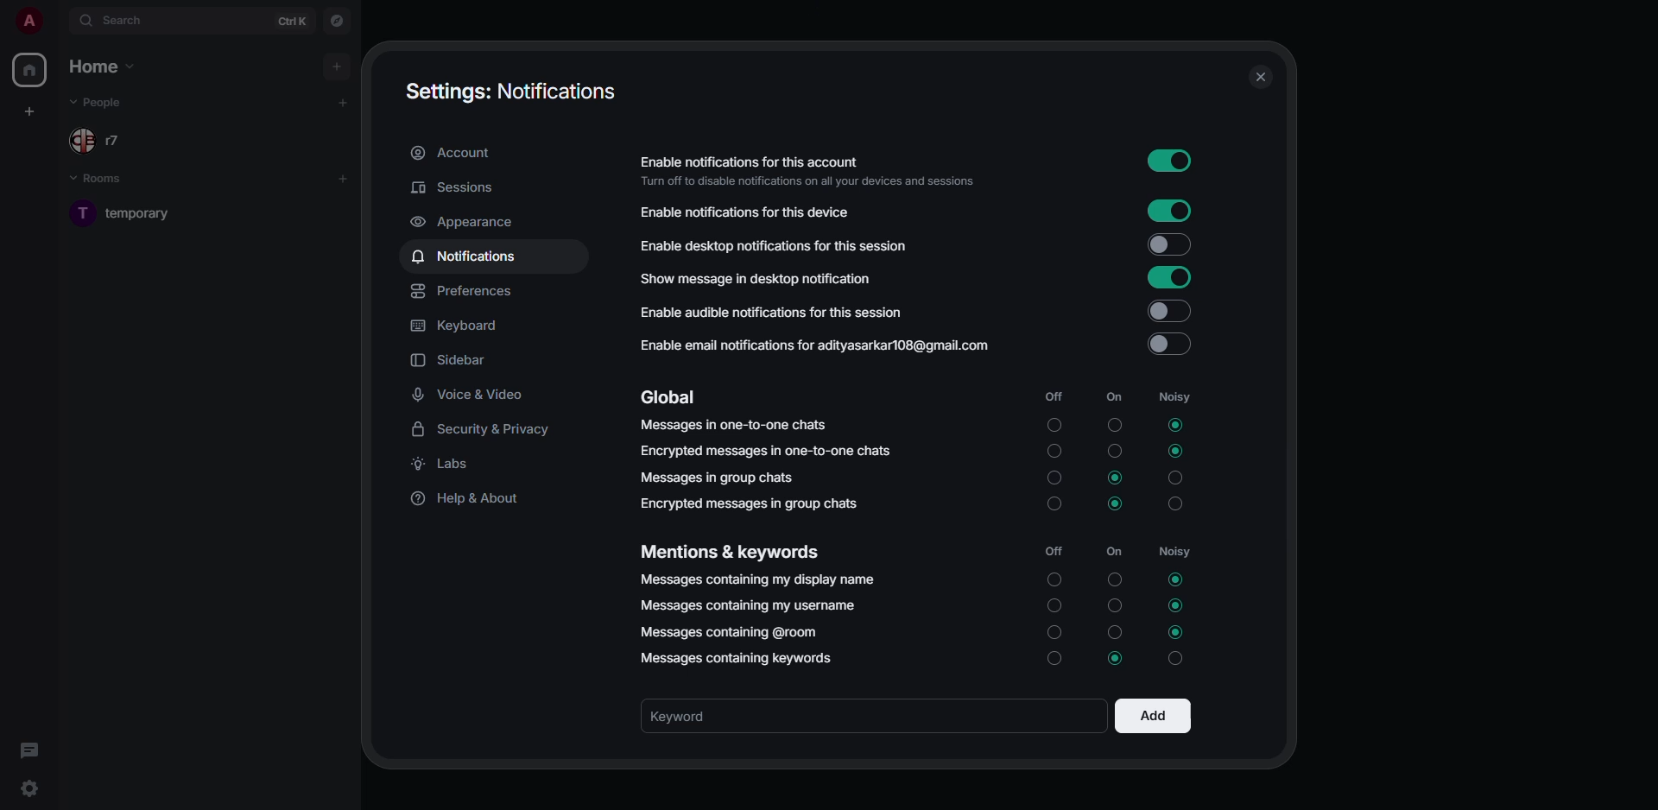  I want to click on account, so click(457, 153).